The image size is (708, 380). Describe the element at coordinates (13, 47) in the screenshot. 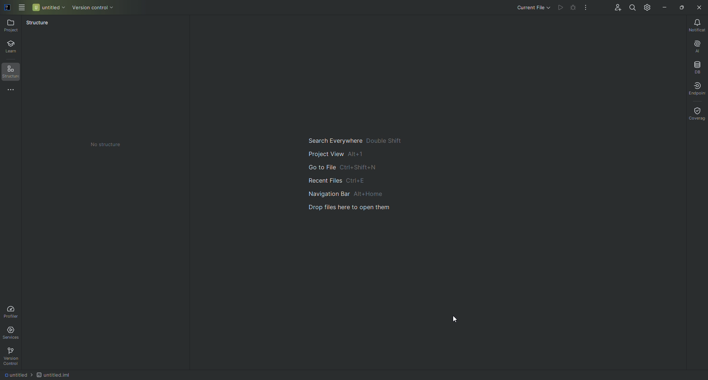

I see `Learn` at that location.